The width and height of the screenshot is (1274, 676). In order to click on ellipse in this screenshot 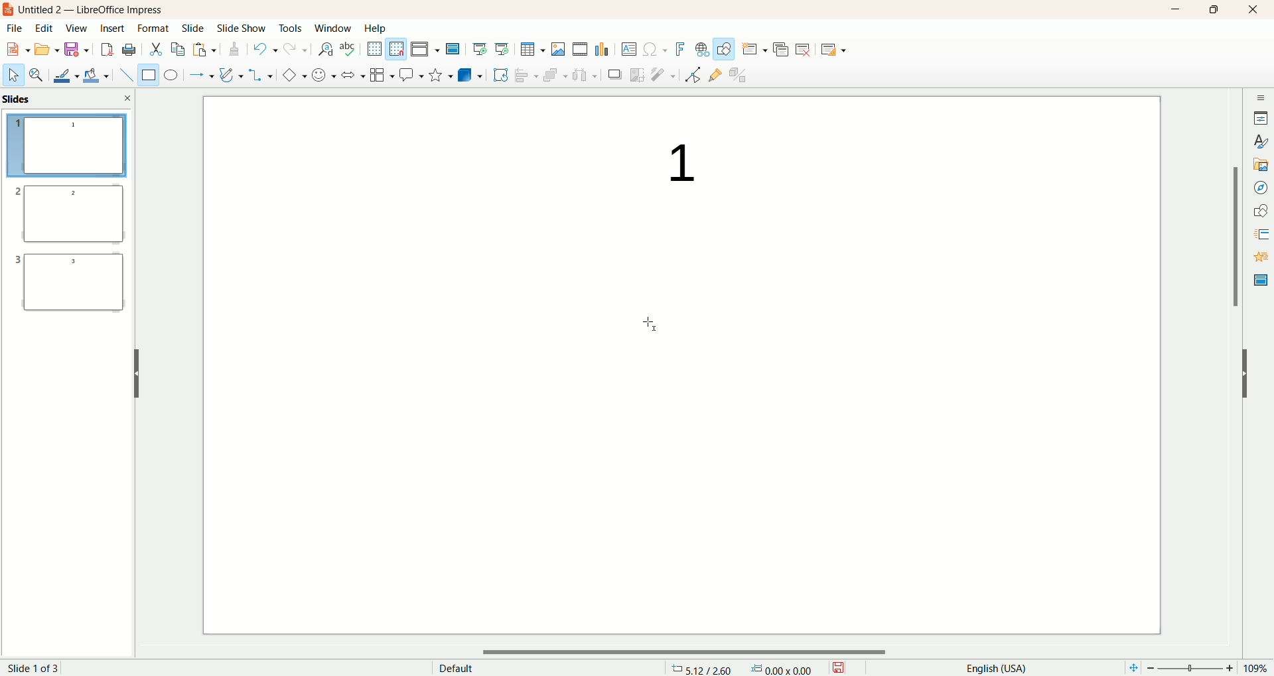, I will do `click(171, 76)`.